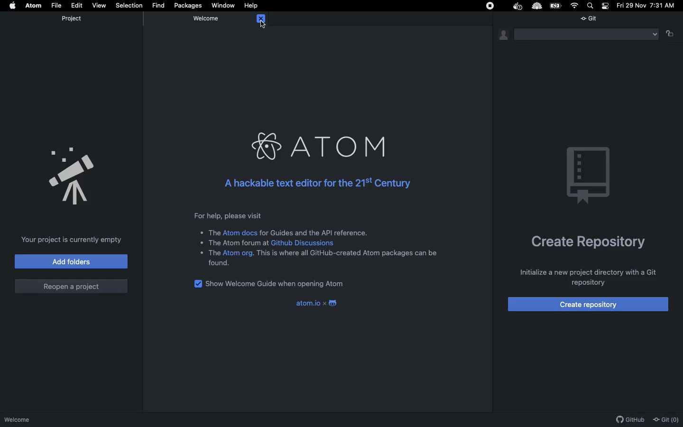  I want to click on Atom, so click(323, 148).